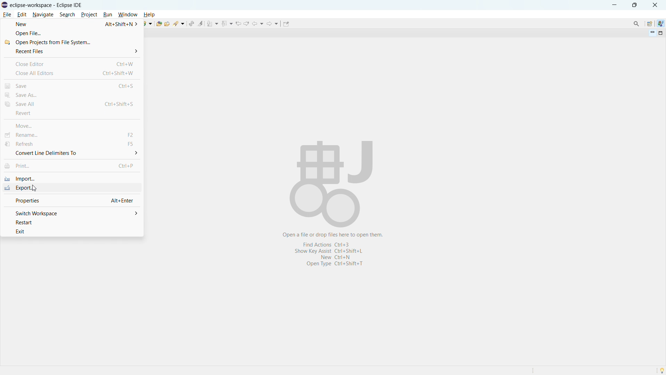 This screenshot has height=375, width=666. What do you see at coordinates (651, 33) in the screenshot?
I see `minimize view` at bounding box center [651, 33].